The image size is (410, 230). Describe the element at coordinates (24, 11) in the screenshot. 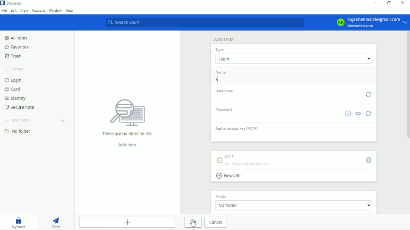

I see `View` at that location.